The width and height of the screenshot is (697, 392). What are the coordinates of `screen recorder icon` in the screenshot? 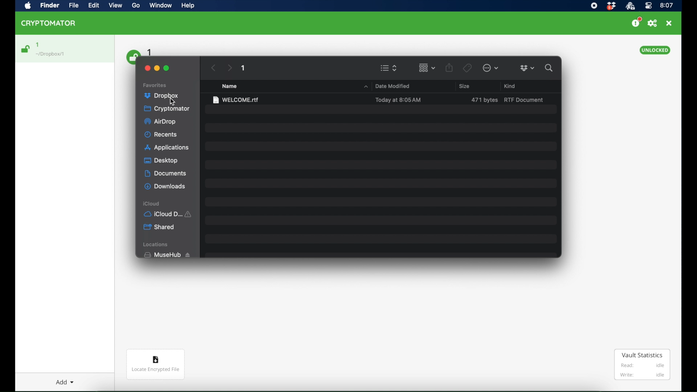 It's located at (594, 5).